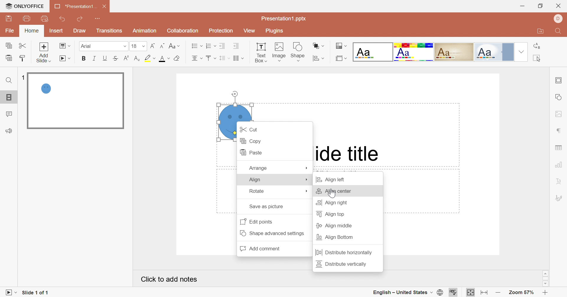 This screenshot has height=297, width=567. I want to click on Arrange, so click(258, 168).